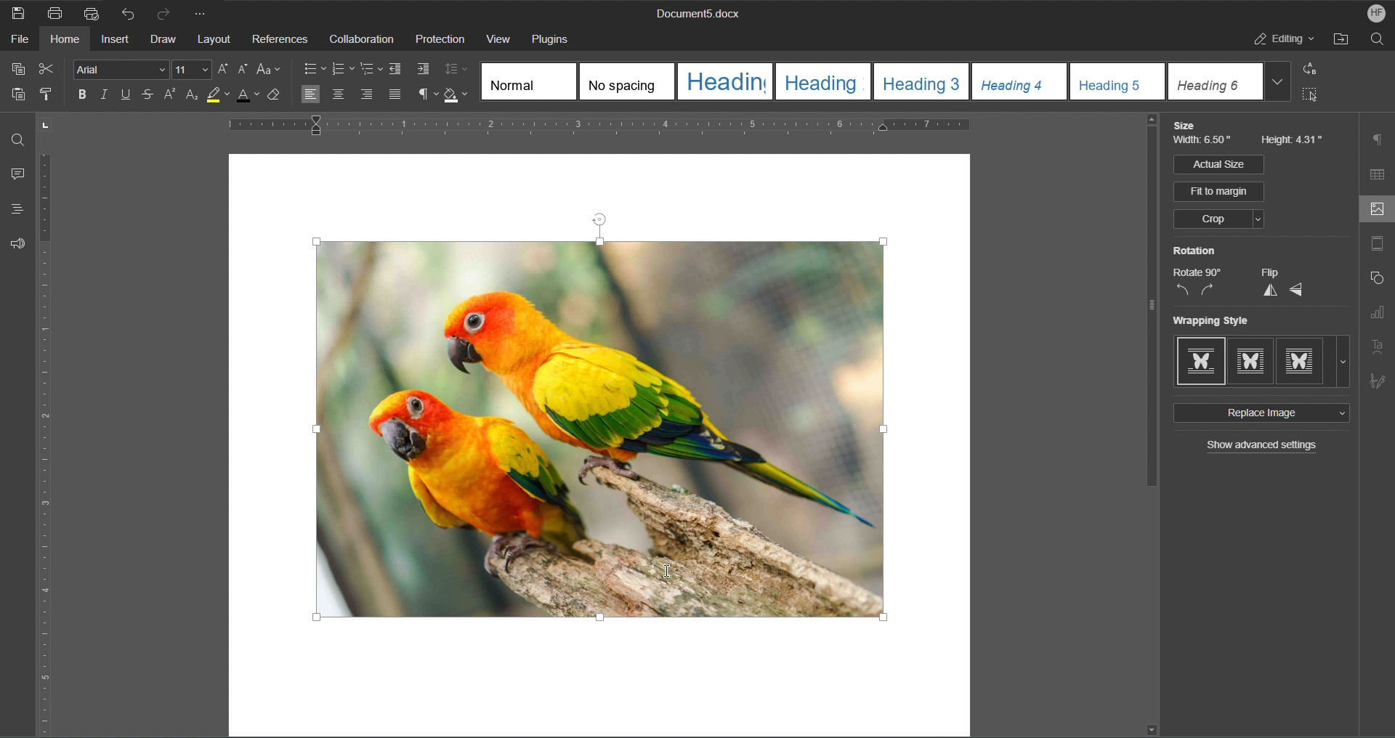 The height and width of the screenshot is (738, 1395). I want to click on Italic, so click(104, 95).